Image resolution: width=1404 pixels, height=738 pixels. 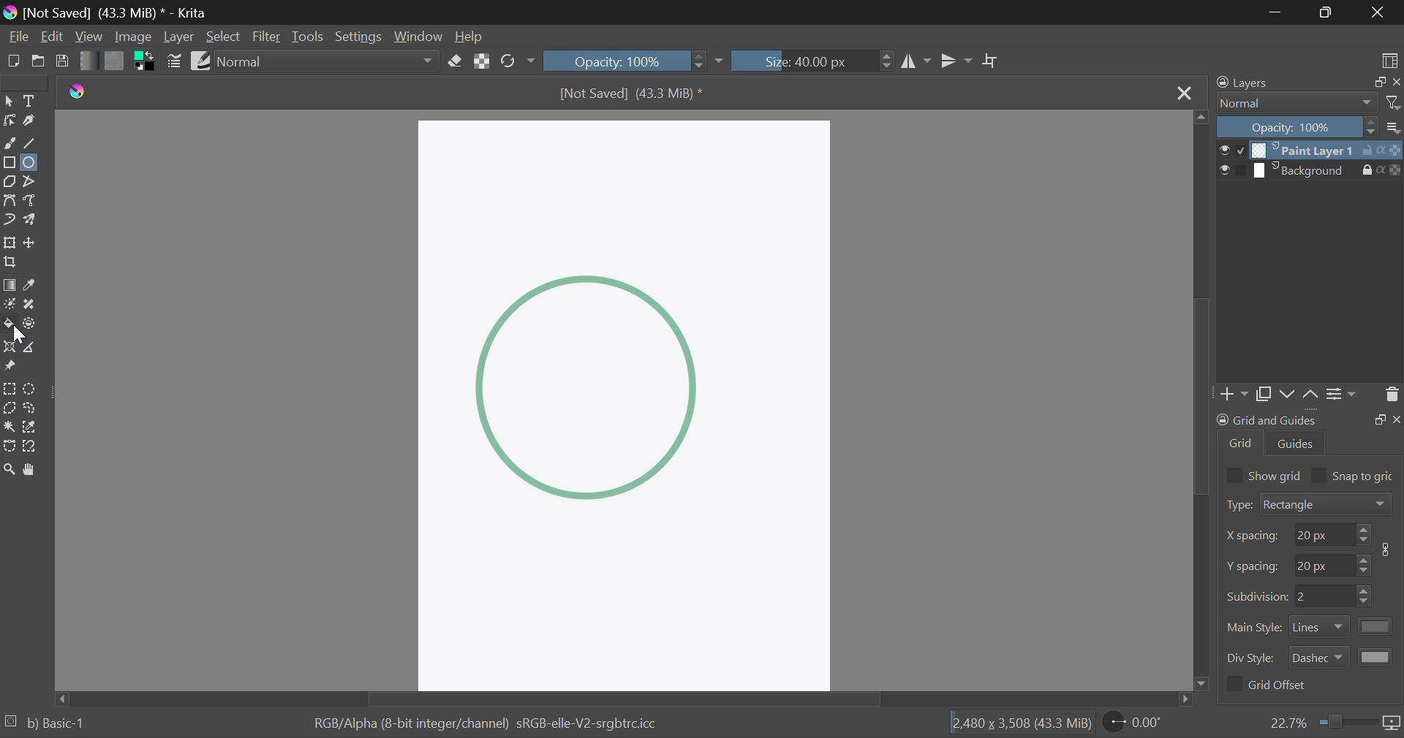 What do you see at coordinates (1308, 104) in the screenshot?
I see `Blending Modes` at bounding box center [1308, 104].